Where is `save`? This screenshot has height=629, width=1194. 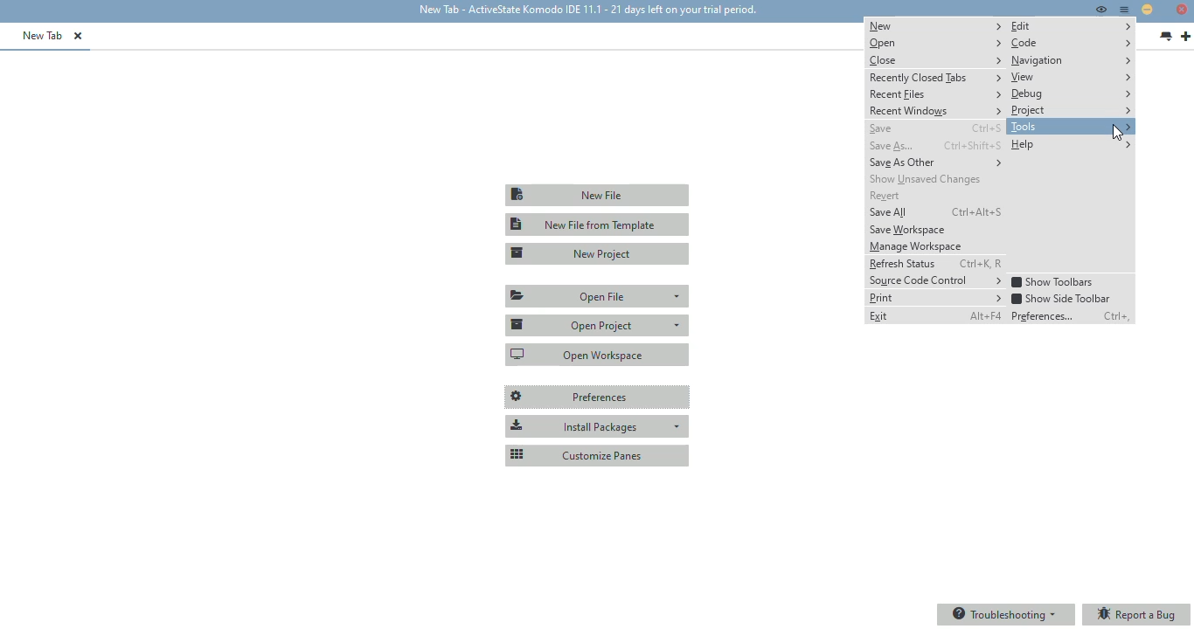
save is located at coordinates (880, 129).